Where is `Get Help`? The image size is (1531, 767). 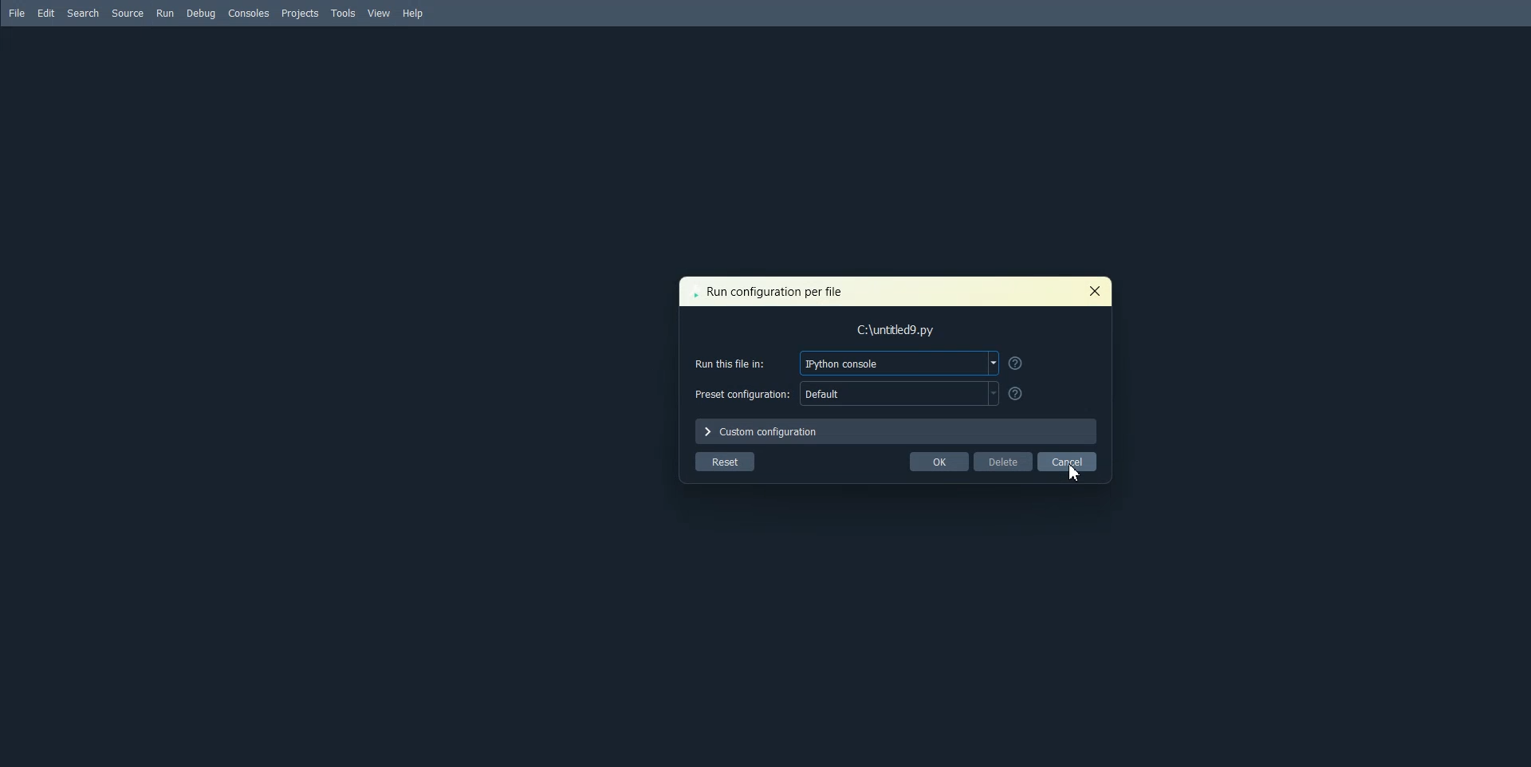 Get Help is located at coordinates (1016, 363).